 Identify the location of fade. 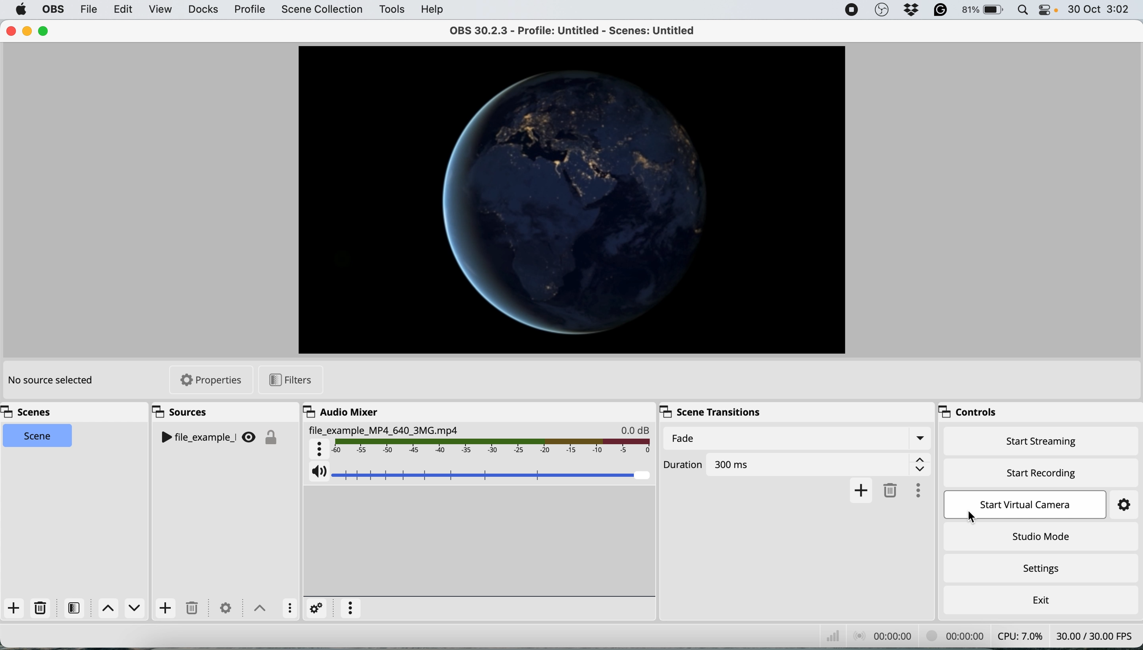
(798, 437).